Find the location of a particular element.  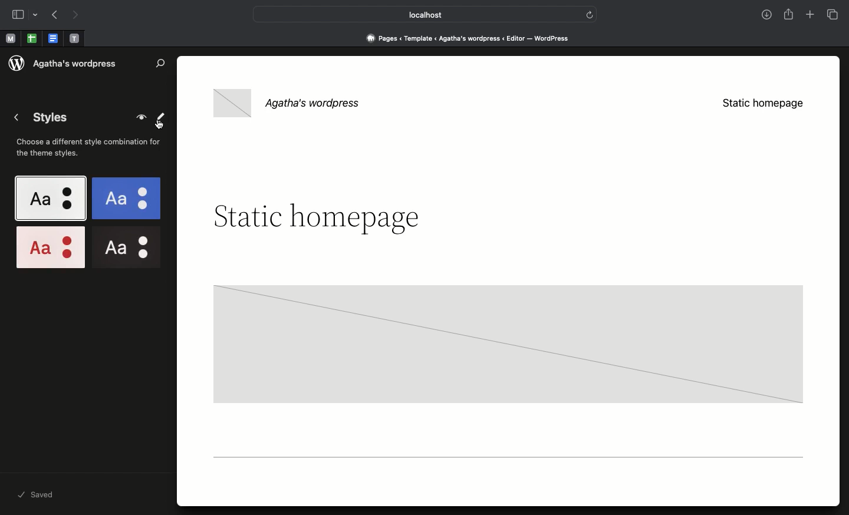

Static homepage is located at coordinates (761, 104).